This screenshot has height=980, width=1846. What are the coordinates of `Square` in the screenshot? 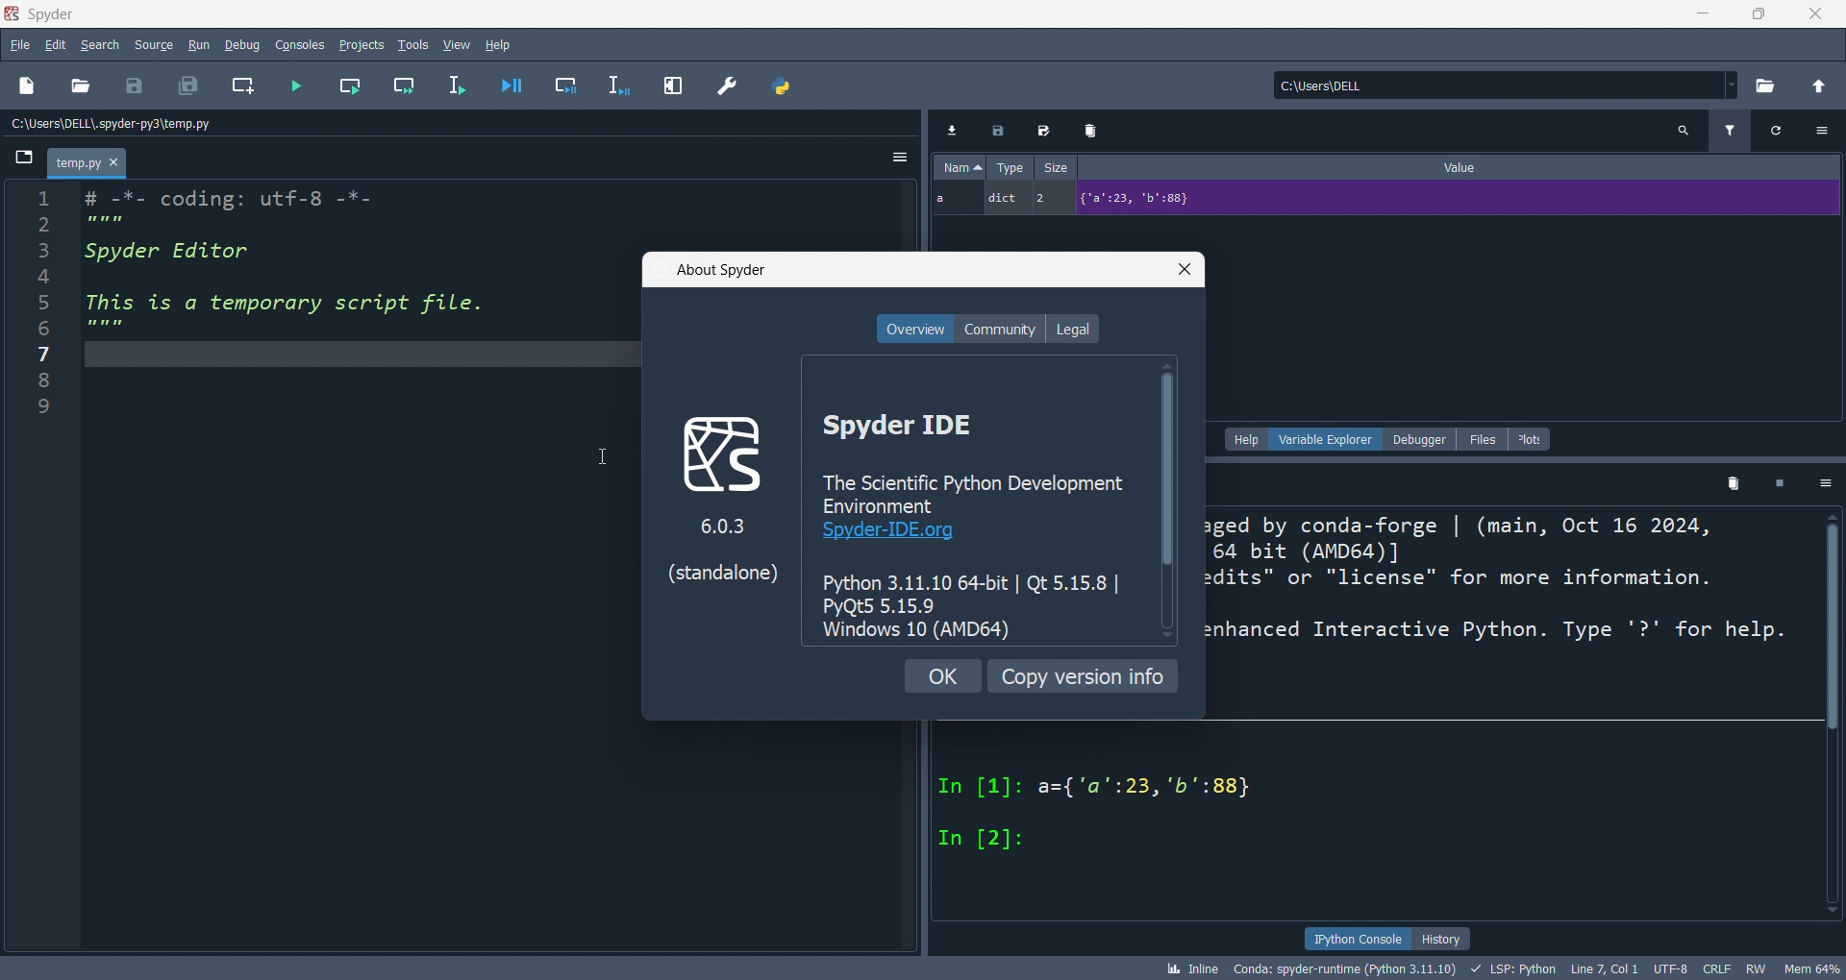 It's located at (1780, 482).